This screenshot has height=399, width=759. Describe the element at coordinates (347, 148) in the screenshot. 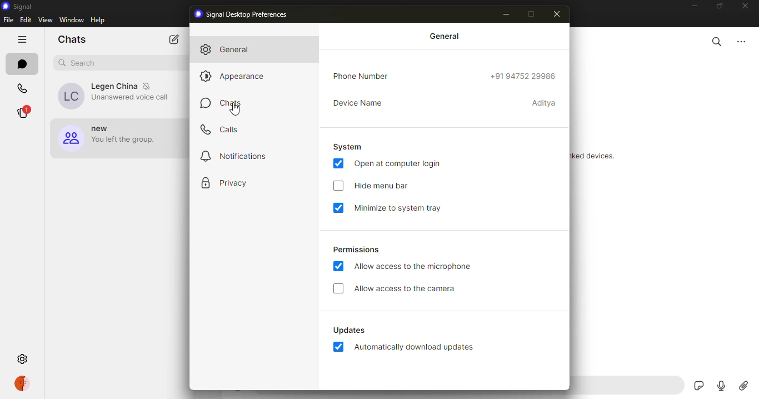

I see `system` at that location.